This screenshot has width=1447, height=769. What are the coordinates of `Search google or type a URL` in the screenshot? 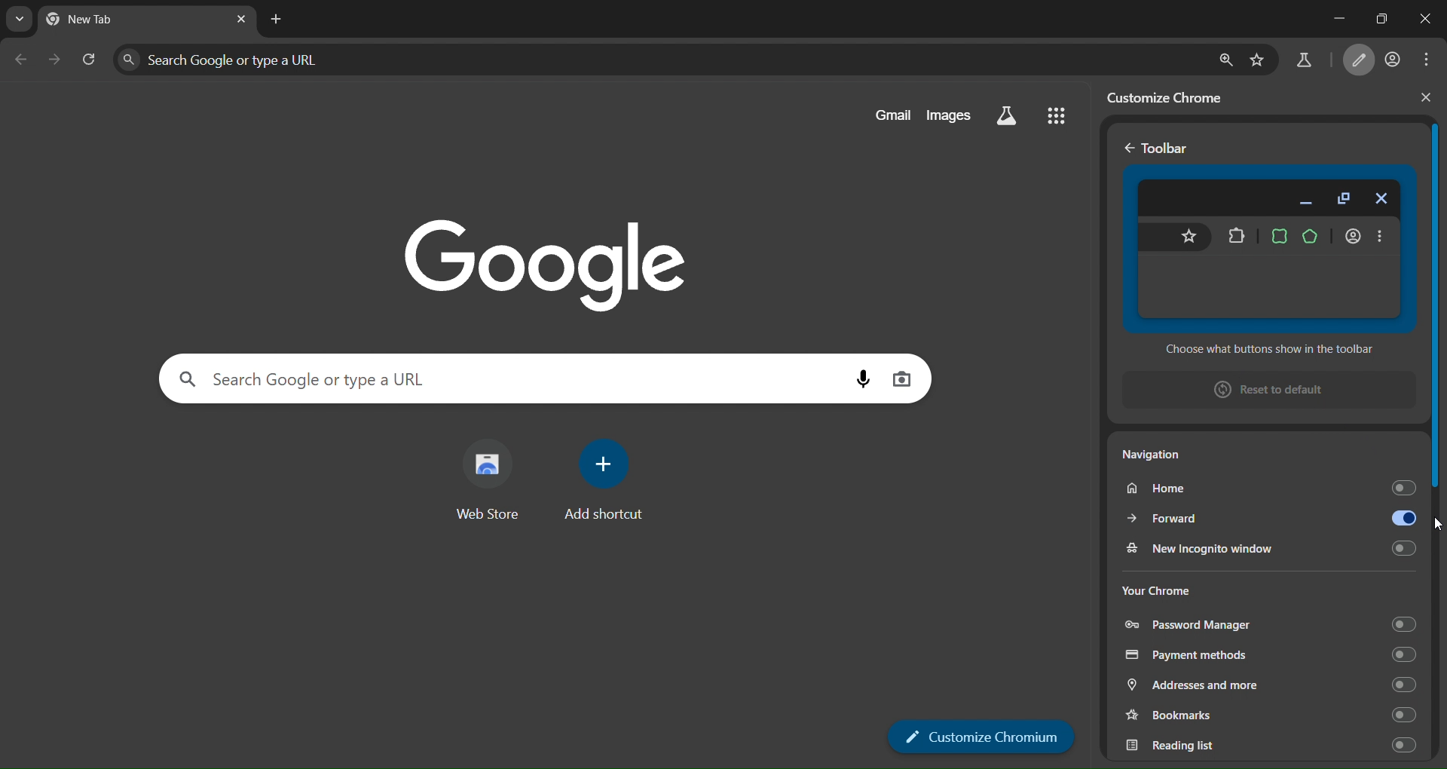 It's located at (500, 378).